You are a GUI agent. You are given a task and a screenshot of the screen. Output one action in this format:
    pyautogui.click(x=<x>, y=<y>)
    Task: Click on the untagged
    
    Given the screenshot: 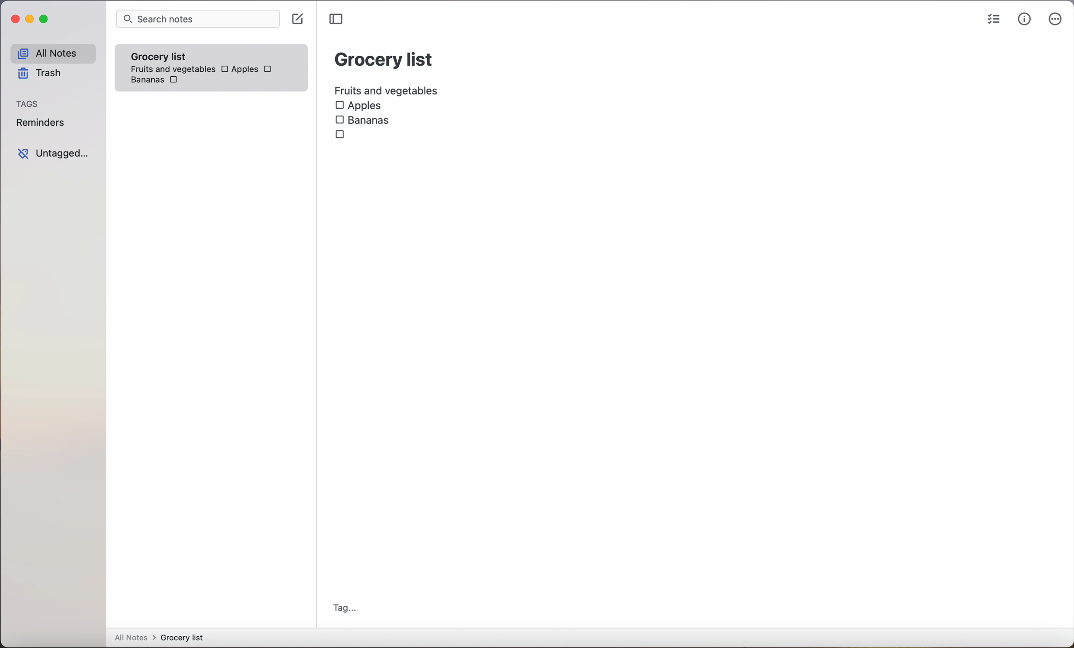 What is the action you would take?
    pyautogui.click(x=53, y=154)
    